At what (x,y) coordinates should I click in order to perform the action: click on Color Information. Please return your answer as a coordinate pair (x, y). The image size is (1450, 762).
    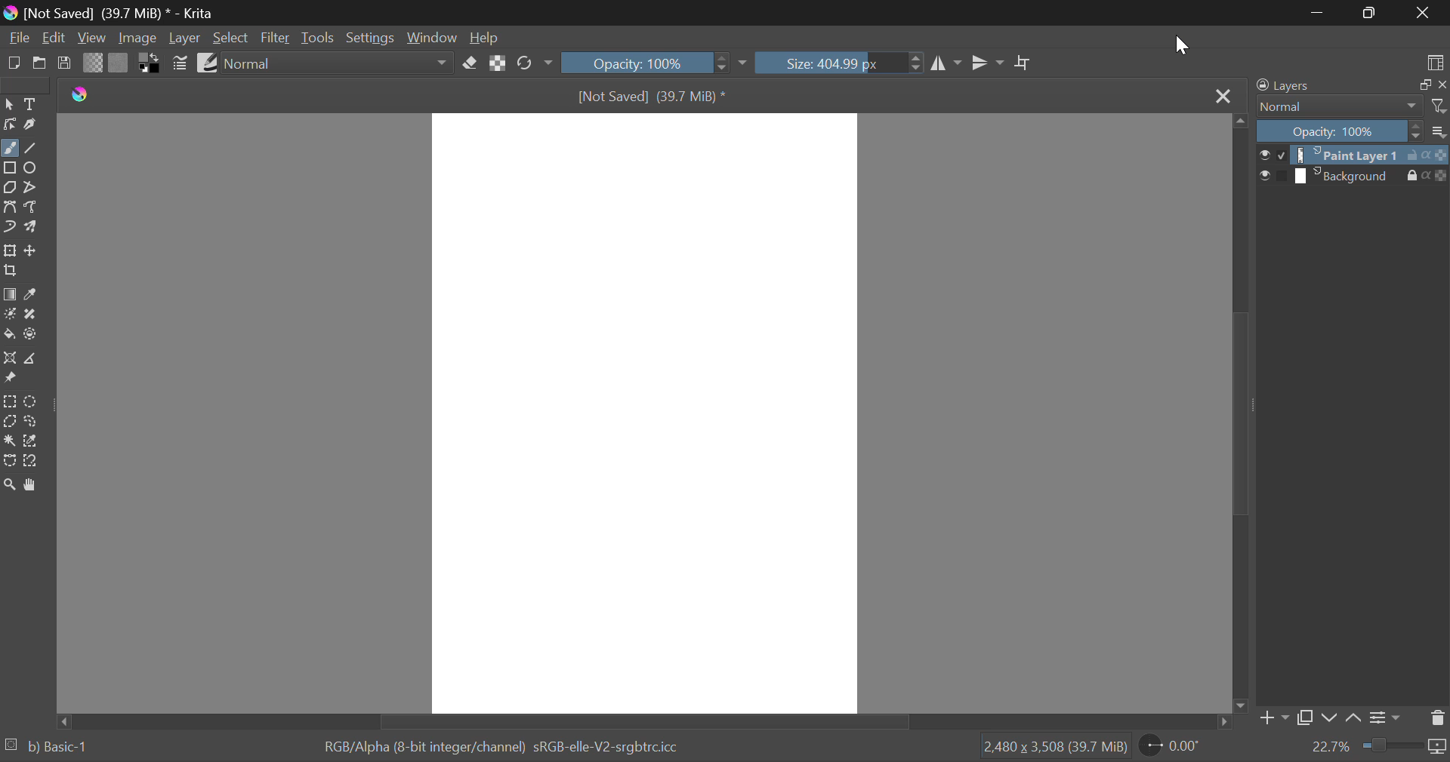
    Looking at the image, I should click on (499, 748).